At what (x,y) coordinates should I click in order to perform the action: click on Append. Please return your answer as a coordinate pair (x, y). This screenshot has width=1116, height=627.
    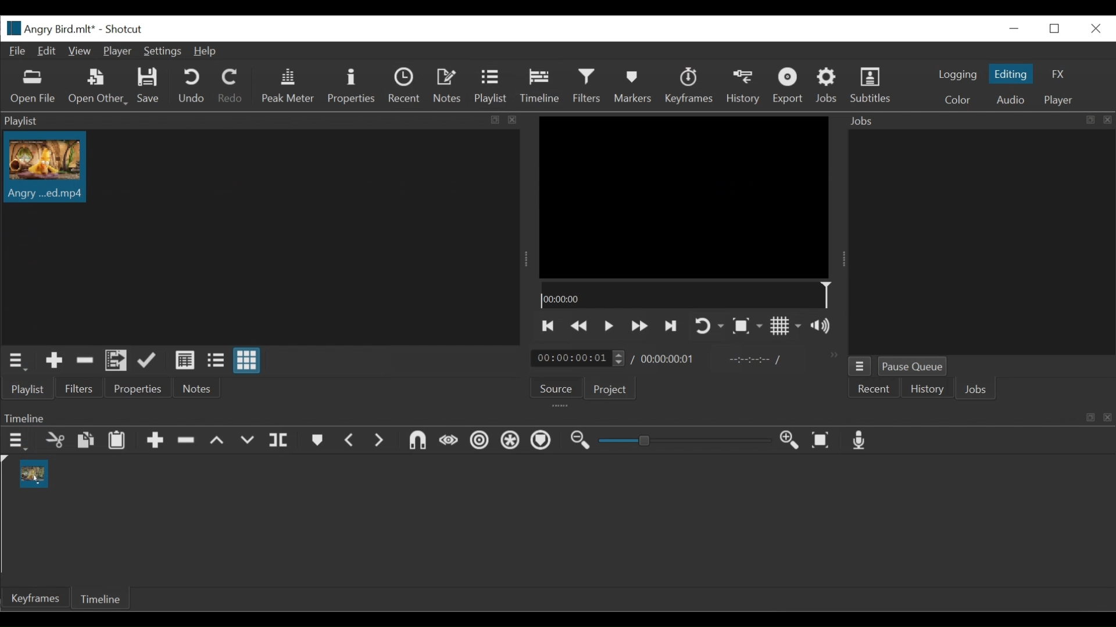
    Looking at the image, I should click on (149, 361).